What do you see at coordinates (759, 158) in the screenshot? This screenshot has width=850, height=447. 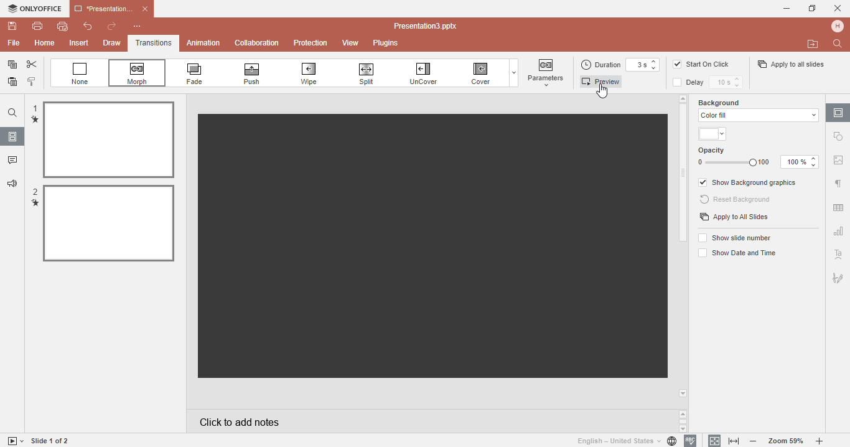 I see `Opacity` at bounding box center [759, 158].